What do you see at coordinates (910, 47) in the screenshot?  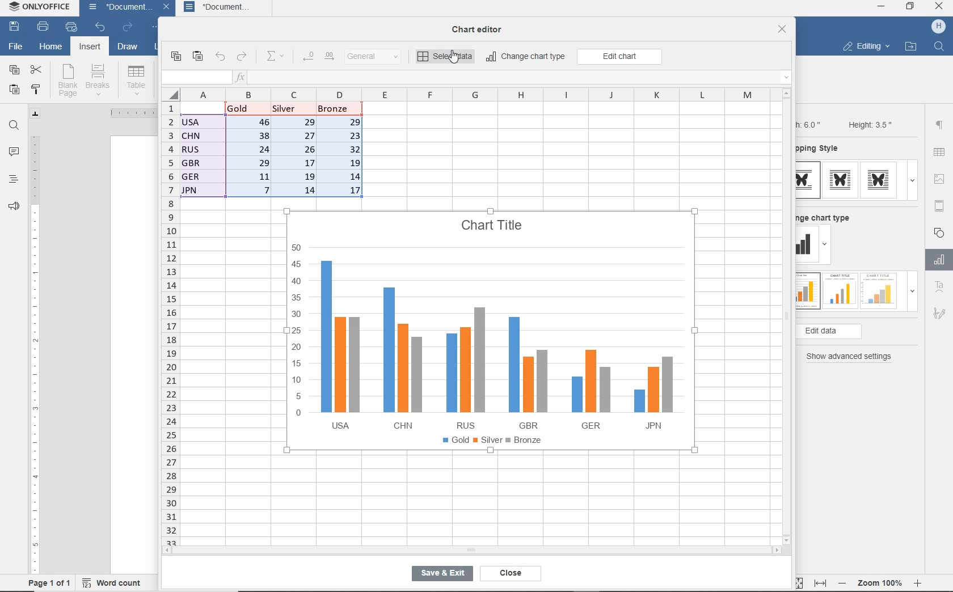 I see `open file location` at bounding box center [910, 47].